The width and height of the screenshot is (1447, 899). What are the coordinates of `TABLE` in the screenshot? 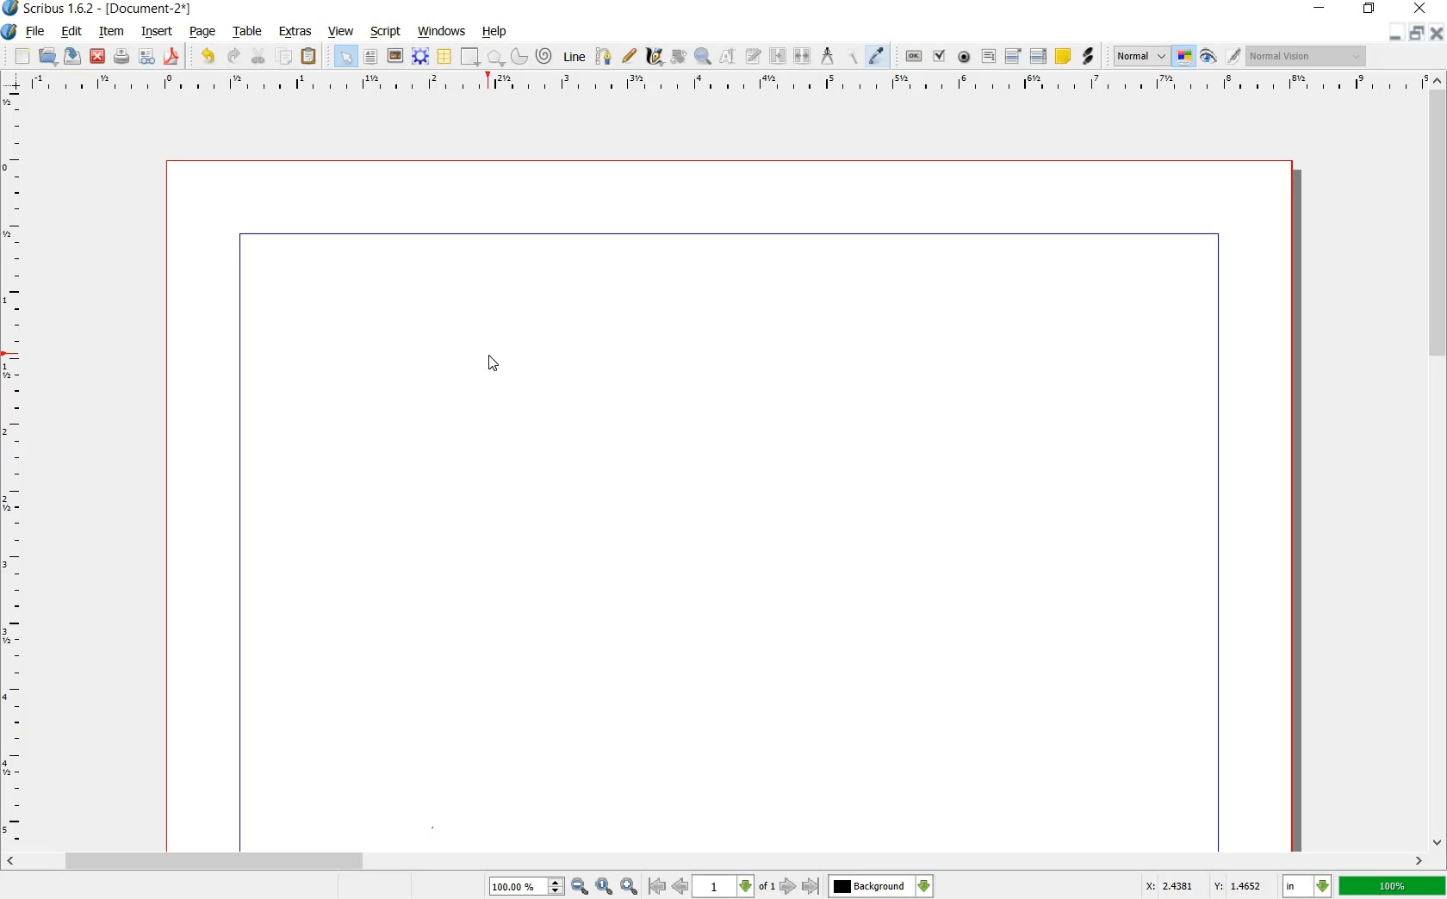 It's located at (249, 33).